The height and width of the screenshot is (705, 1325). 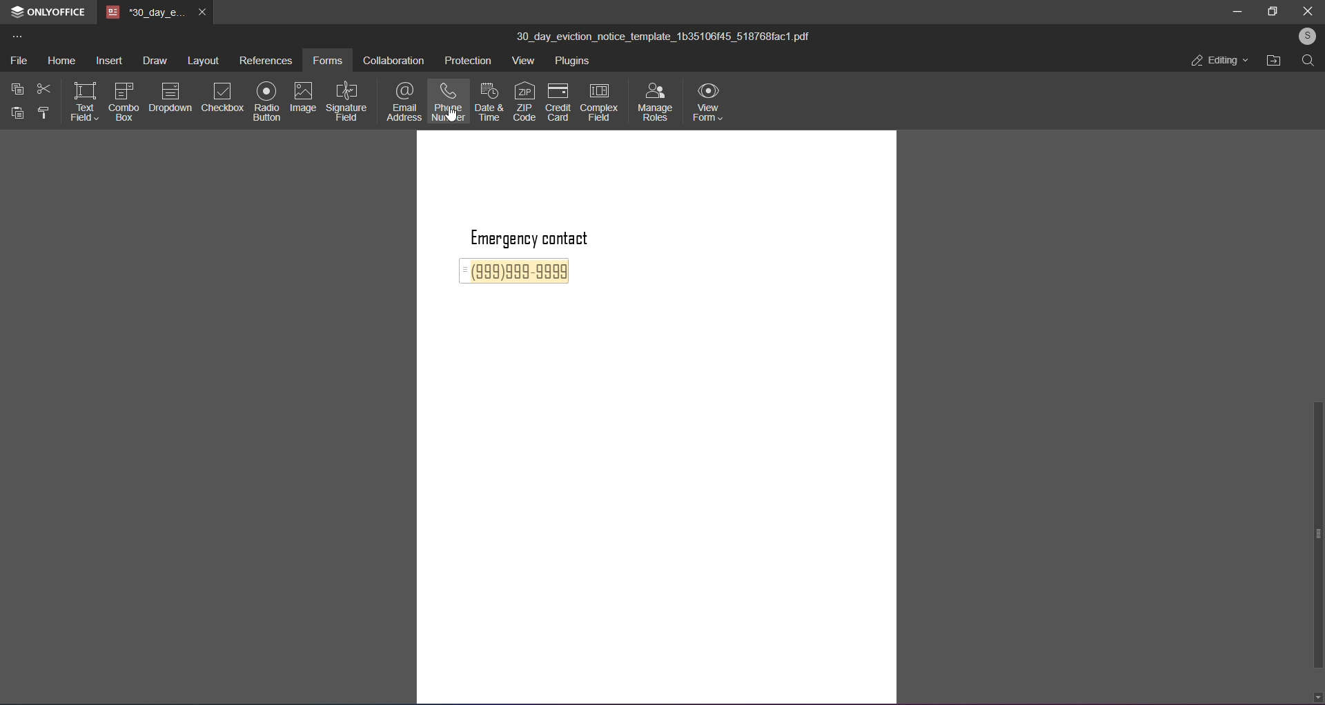 What do you see at coordinates (154, 63) in the screenshot?
I see `draw` at bounding box center [154, 63].